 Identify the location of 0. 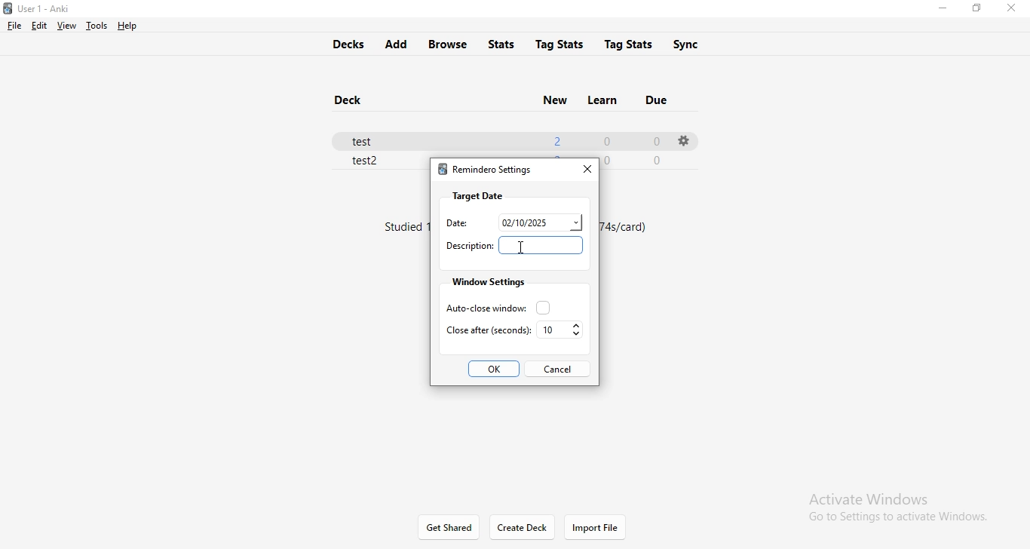
(606, 140).